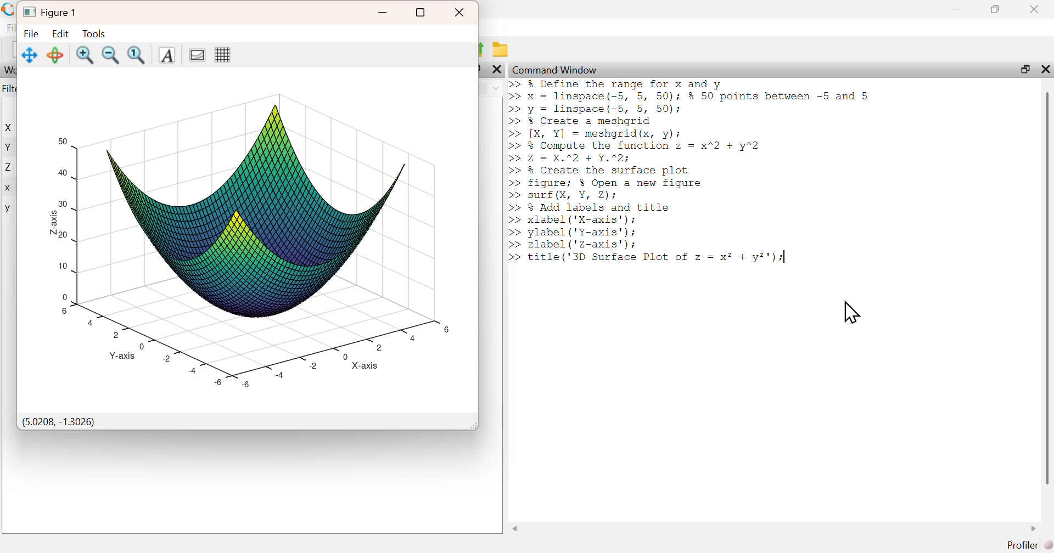  I want to click on Gradient, so click(195, 54).